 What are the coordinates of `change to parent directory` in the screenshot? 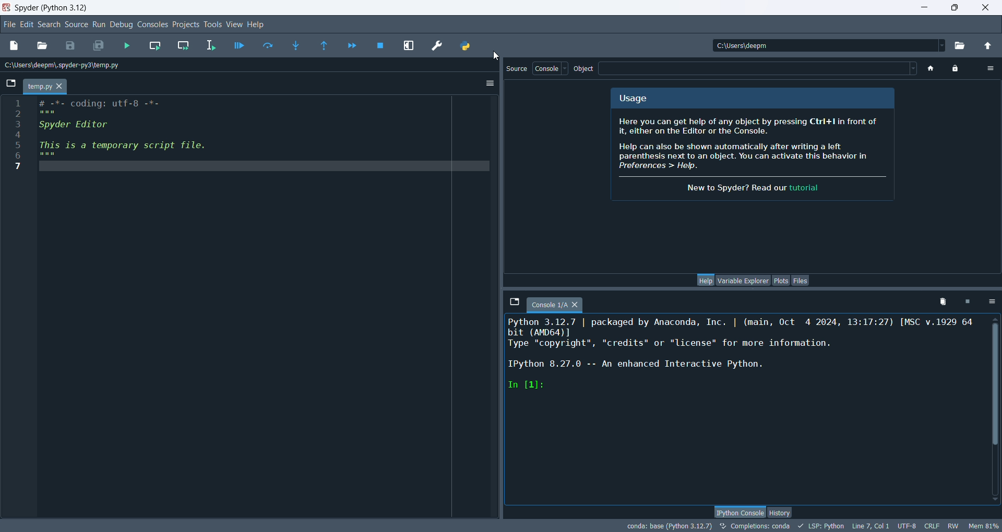 It's located at (990, 45).